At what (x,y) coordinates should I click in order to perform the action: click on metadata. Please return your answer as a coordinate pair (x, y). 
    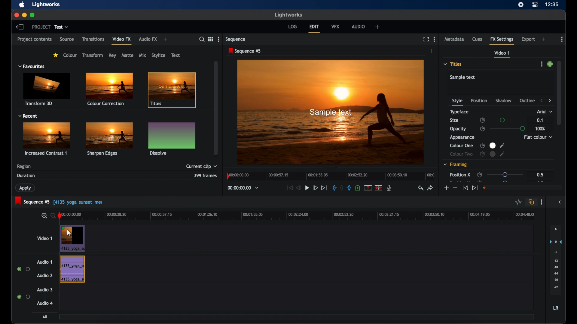
    Looking at the image, I should click on (454, 39).